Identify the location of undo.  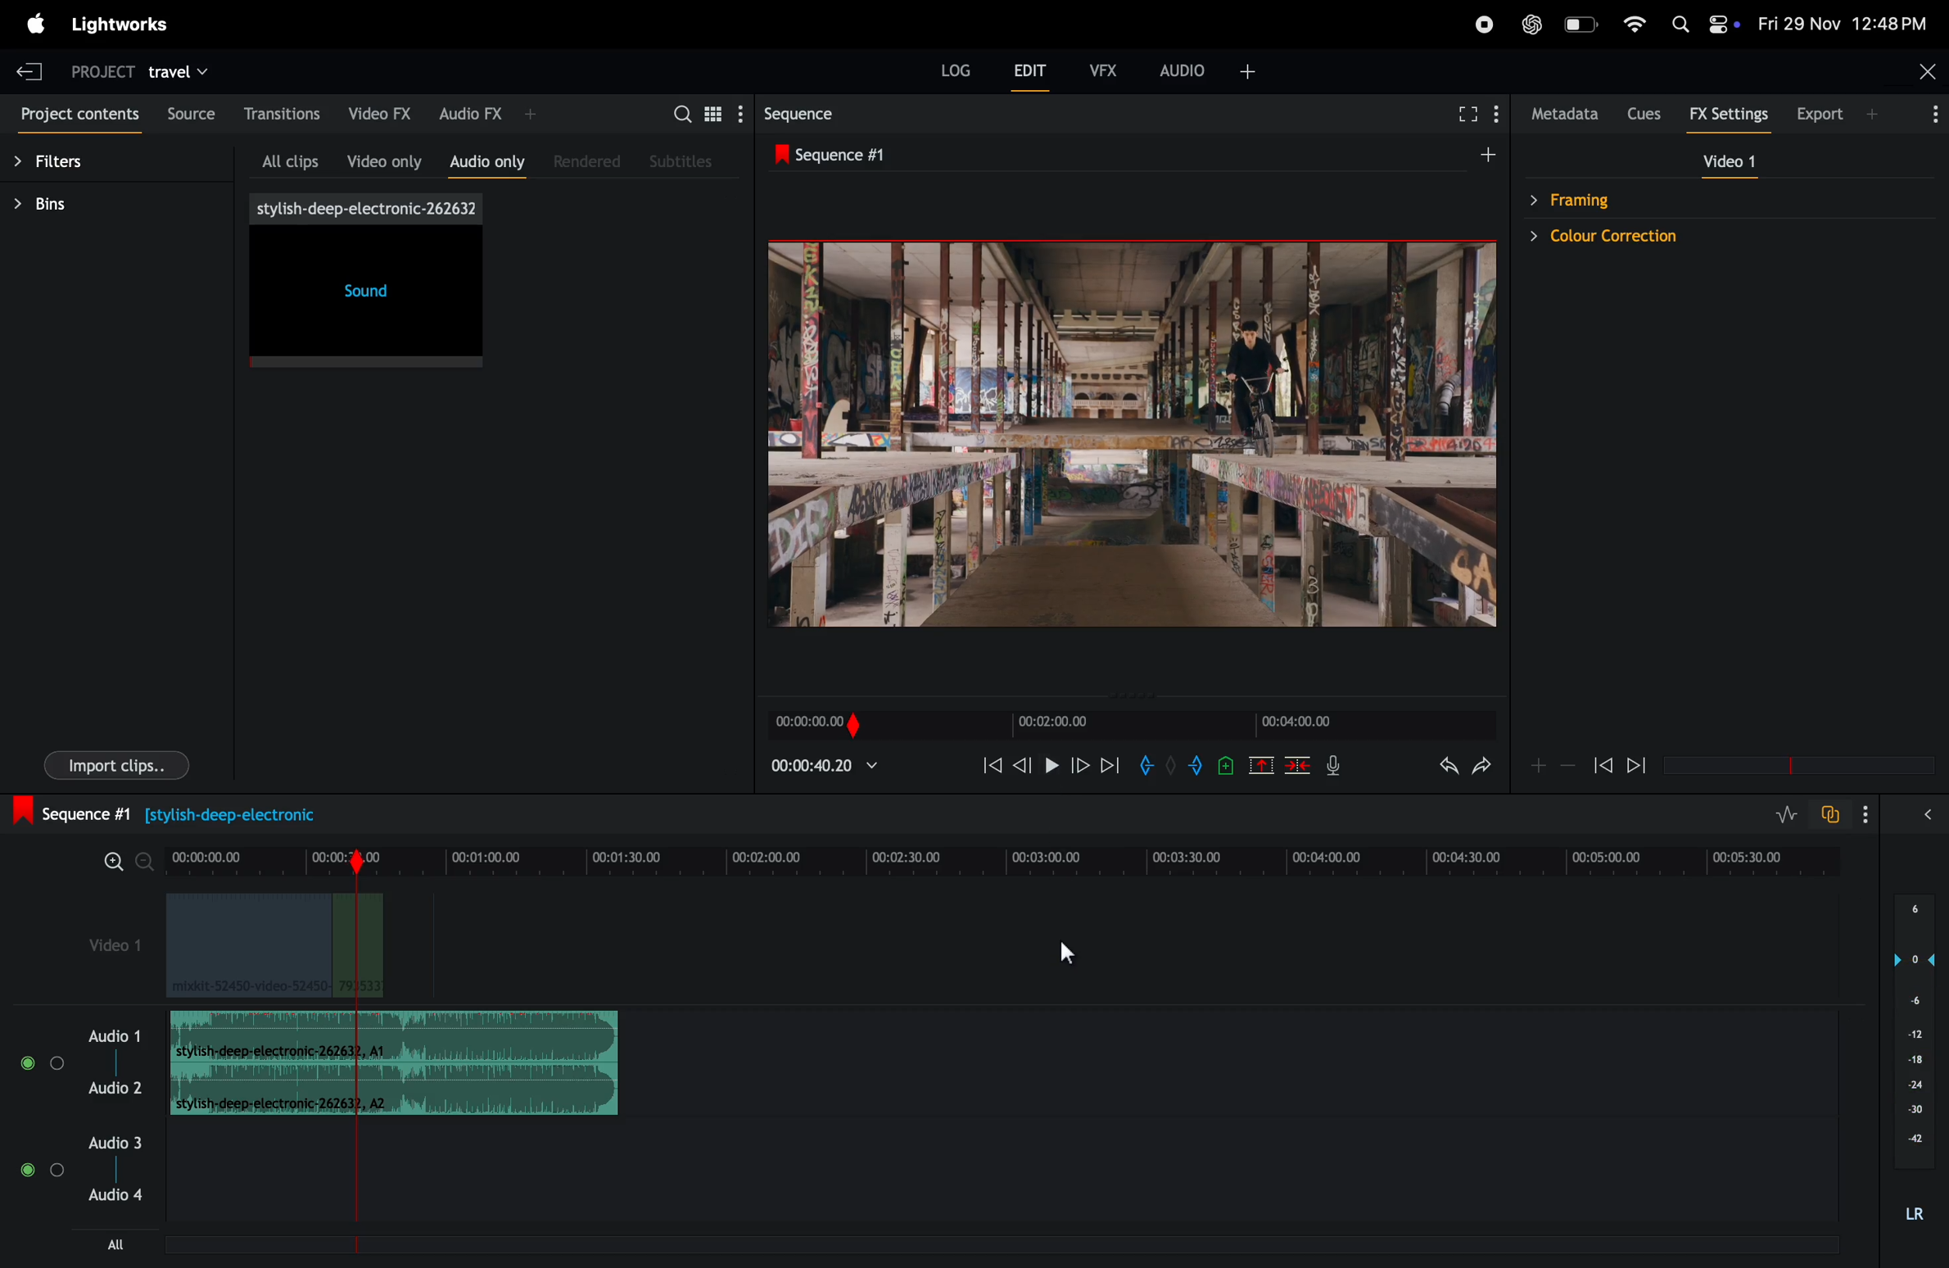
(1436, 768).